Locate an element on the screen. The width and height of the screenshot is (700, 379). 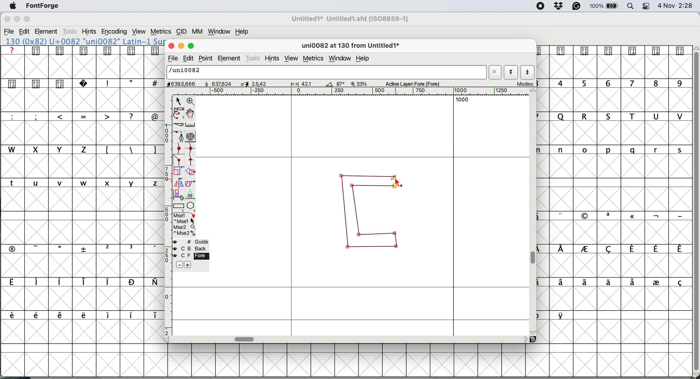
scroll button is located at coordinates (170, 339).